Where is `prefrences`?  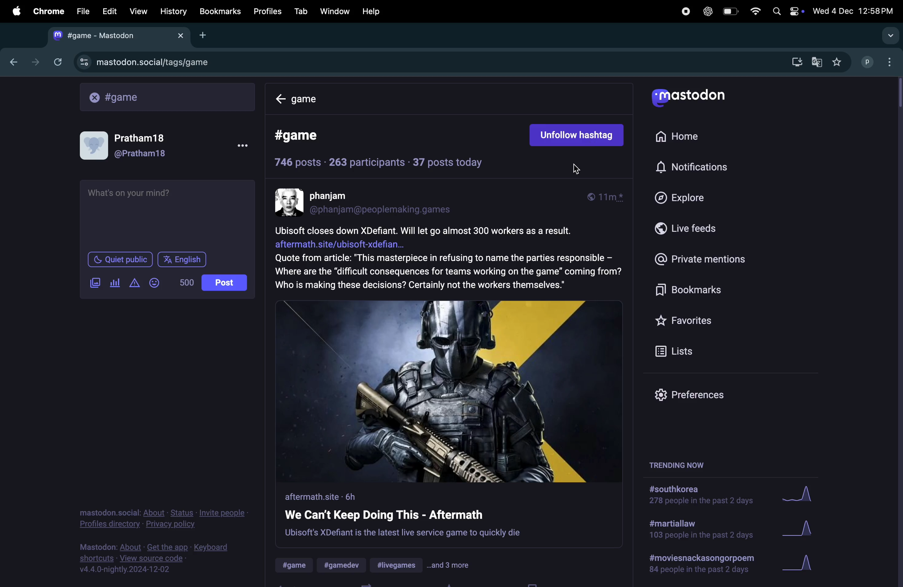 prefrences is located at coordinates (691, 395).